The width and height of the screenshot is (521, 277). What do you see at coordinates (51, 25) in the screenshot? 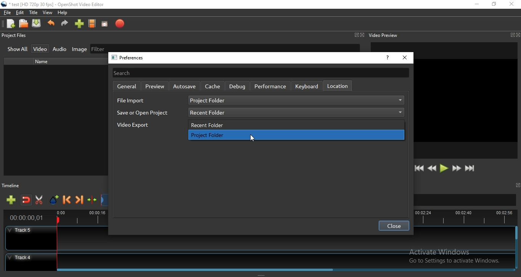
I see `Undo` at bounding box center [51, 25].